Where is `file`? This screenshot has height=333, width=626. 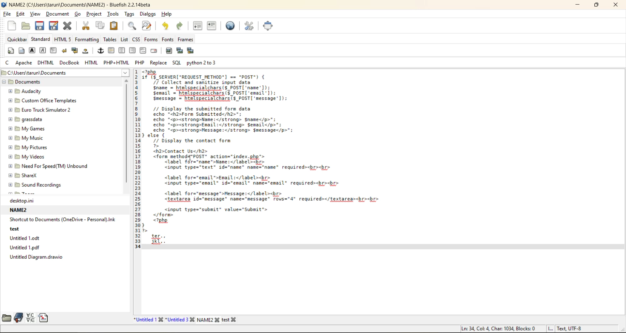 file is located at coordinates (7, 13).